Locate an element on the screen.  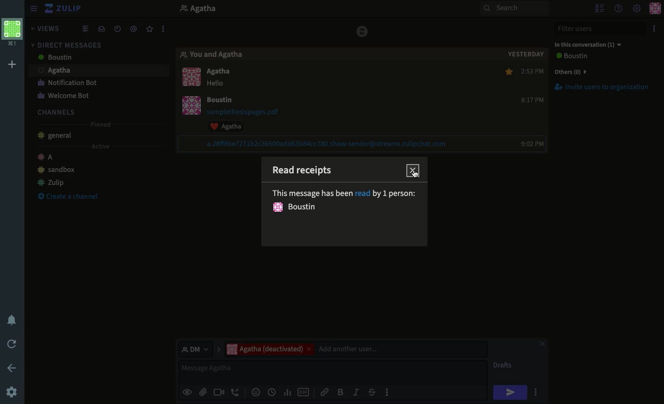
Options is located at coordinates (654, 28).